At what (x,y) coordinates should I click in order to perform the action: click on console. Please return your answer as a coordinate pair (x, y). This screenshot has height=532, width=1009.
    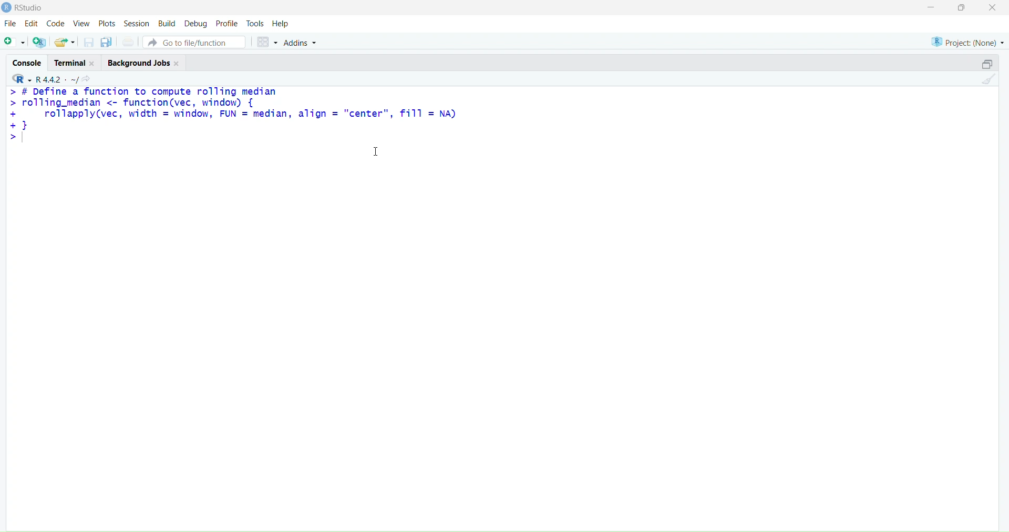
    Looking at the image, I should click on (27, 63).